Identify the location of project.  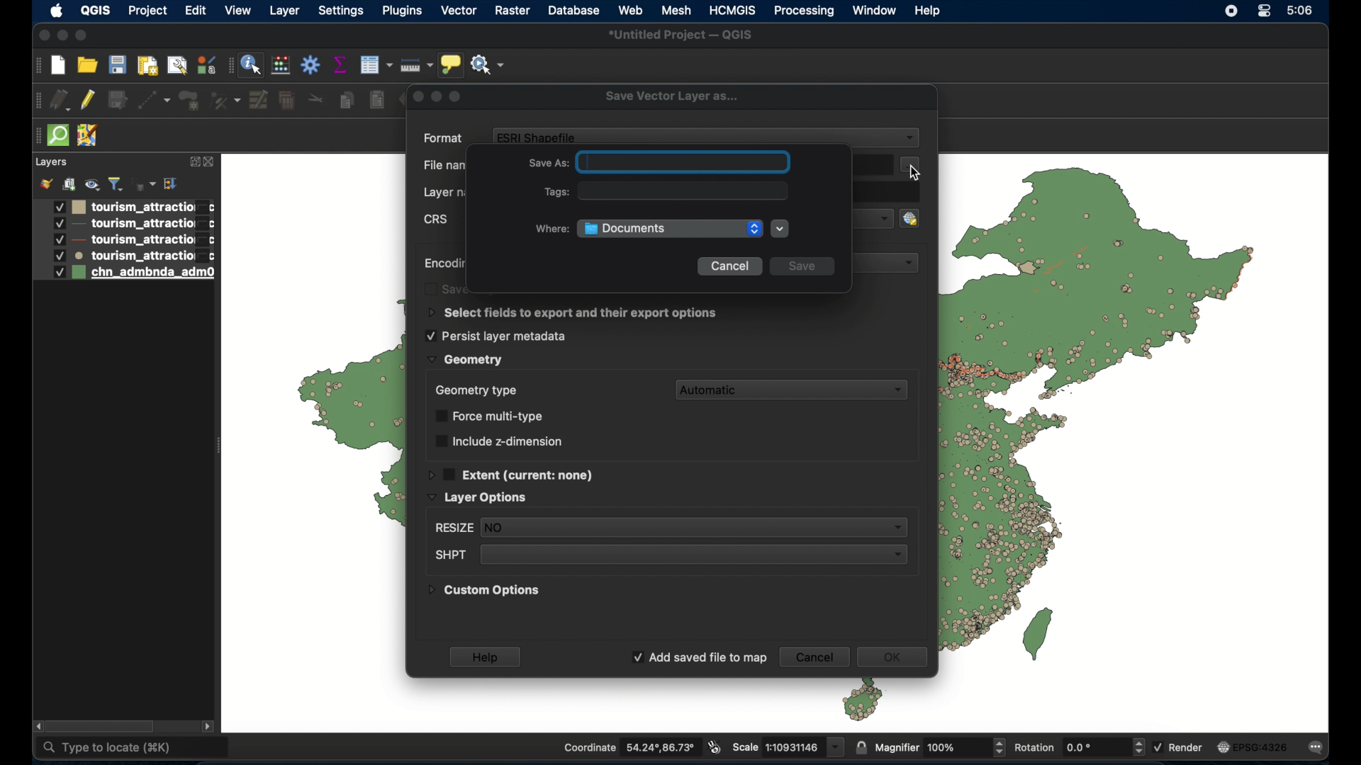
(145, 11).